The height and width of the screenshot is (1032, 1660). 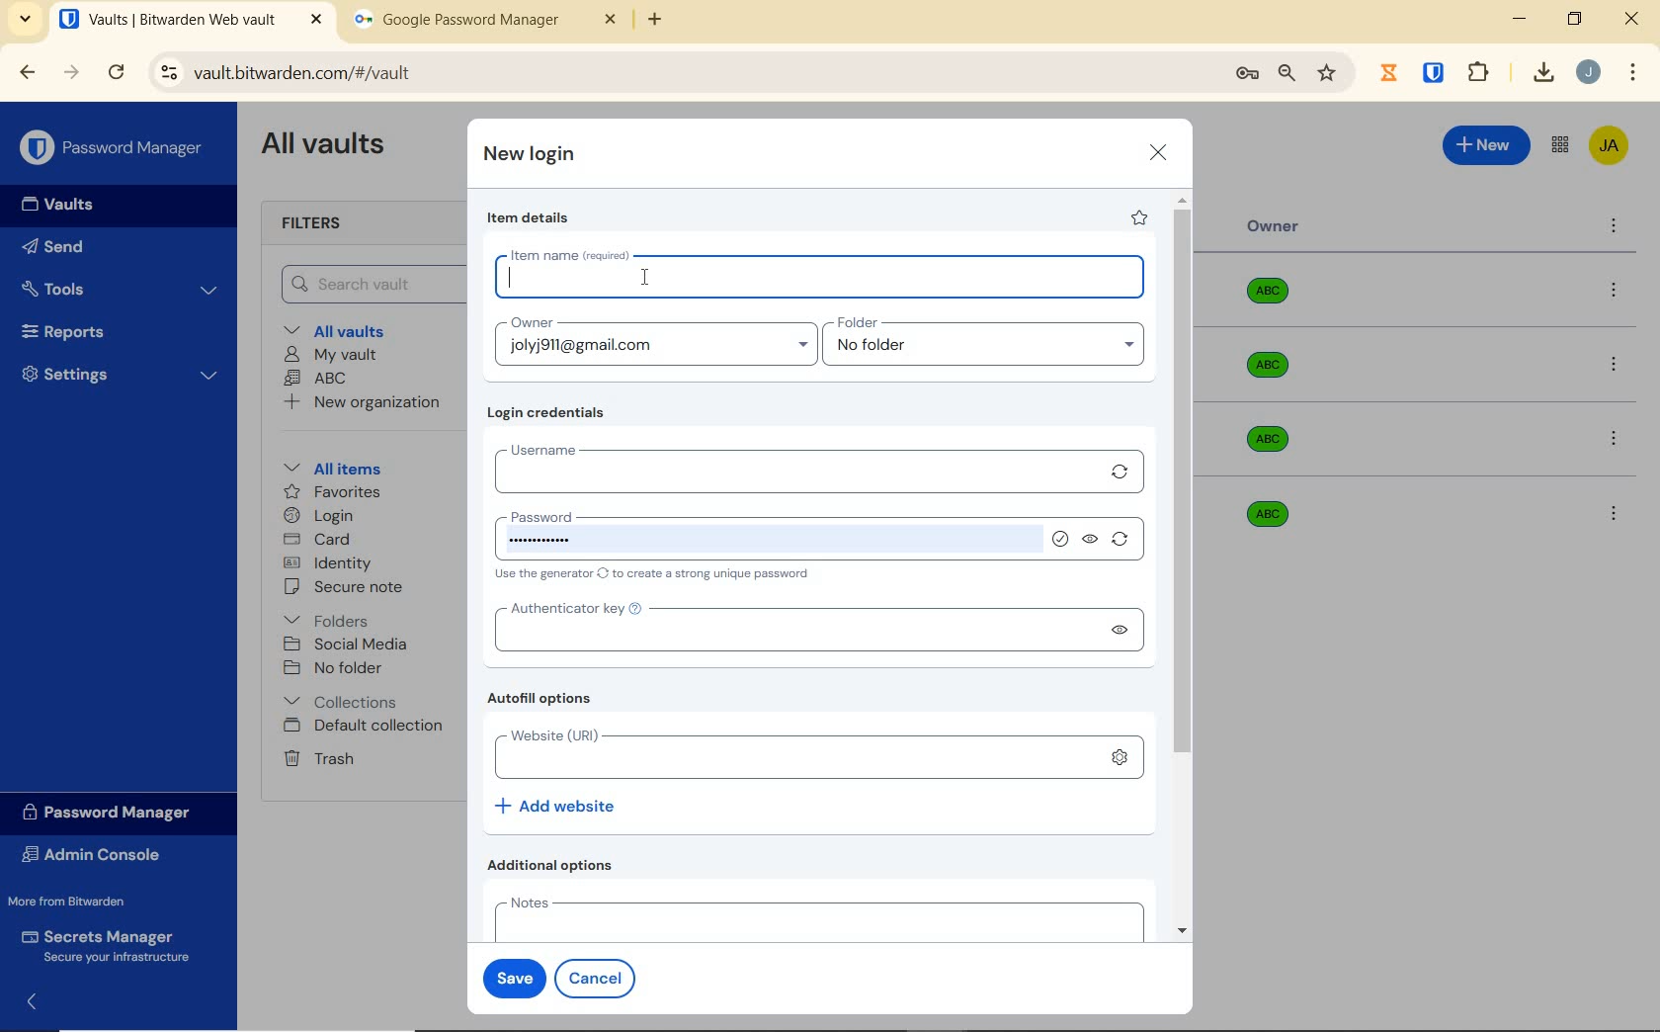 I want to click on collection, so click(x=342, y=702).